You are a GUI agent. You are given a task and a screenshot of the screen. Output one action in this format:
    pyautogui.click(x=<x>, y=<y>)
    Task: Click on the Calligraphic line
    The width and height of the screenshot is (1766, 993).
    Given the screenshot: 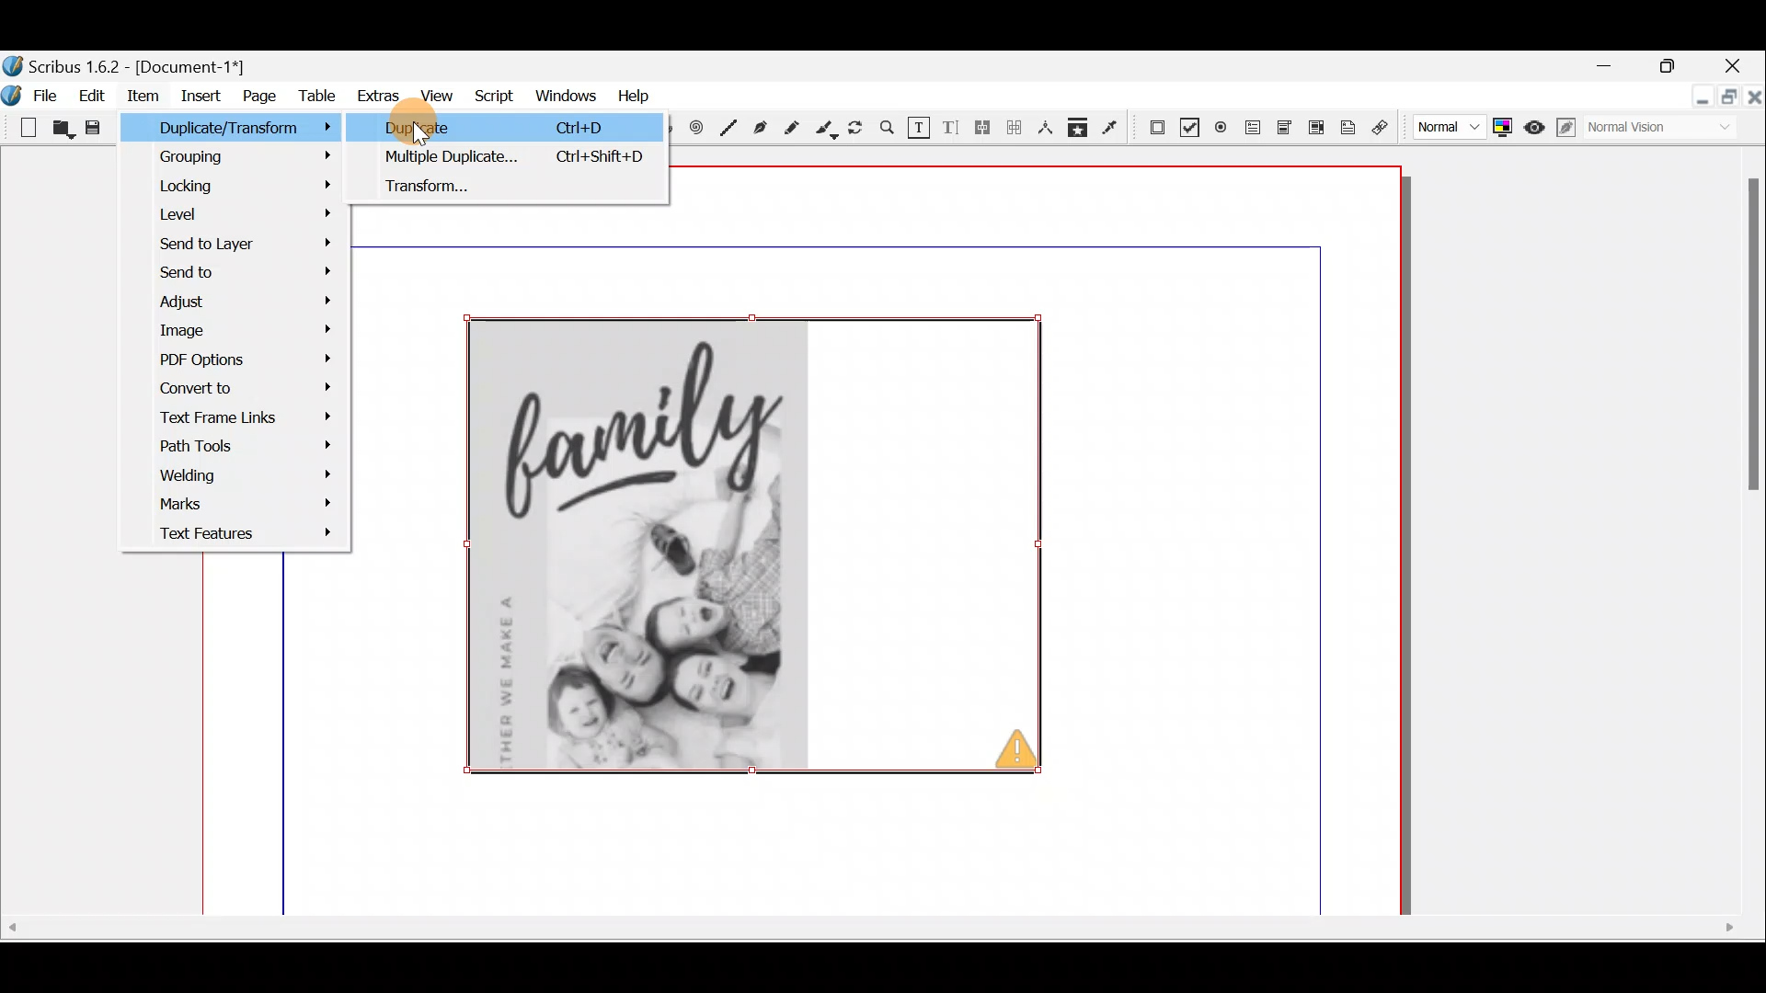 What is the action you would take?
    pyautogui.click(x=827, y=130)
    